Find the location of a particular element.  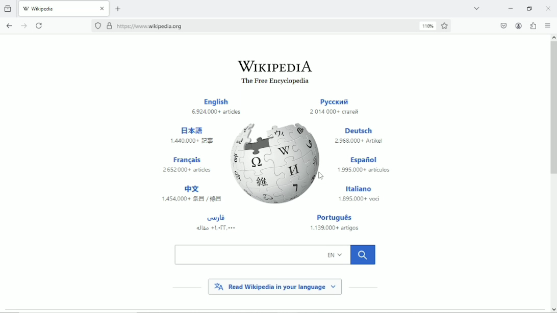

link is located at coordinates (151, 26).